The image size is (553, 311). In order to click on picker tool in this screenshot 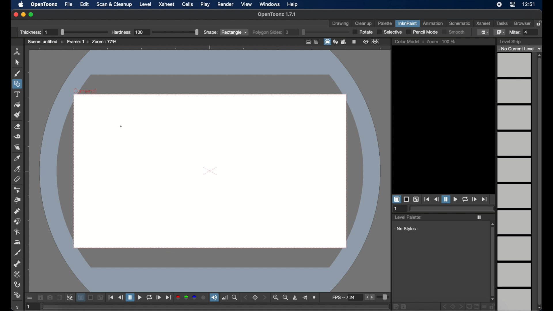, I will do `click(17, 158)`.